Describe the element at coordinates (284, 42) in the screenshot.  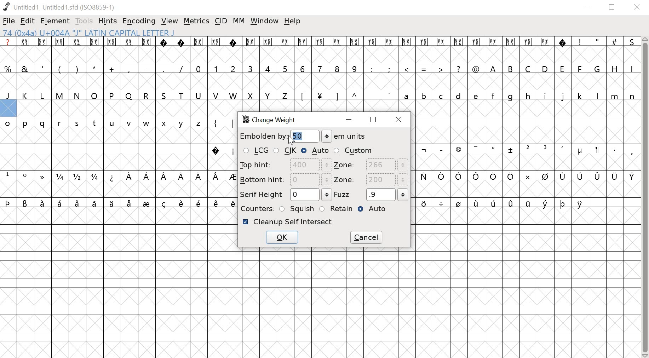
I see `glyph symbols` at that location.